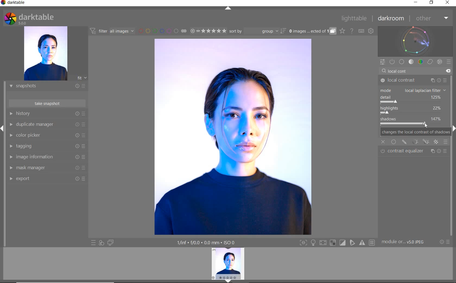  What do you see at coordinates (353, 243) in the screenshot?
I see `Button` at bounding box center [353, 243].